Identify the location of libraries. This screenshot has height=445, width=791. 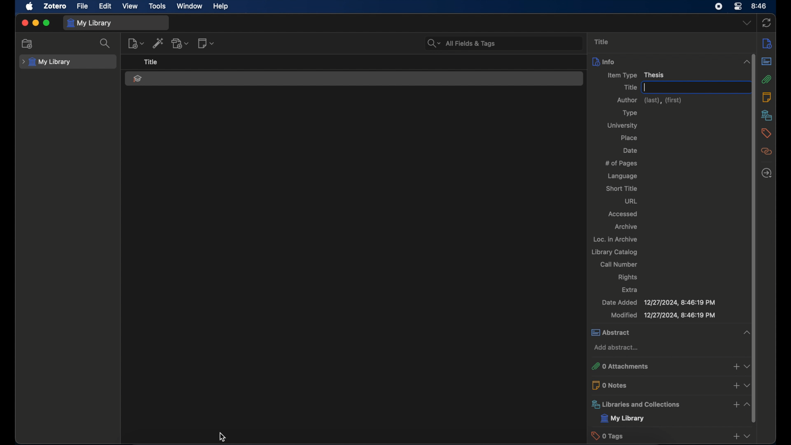
(767, 115).